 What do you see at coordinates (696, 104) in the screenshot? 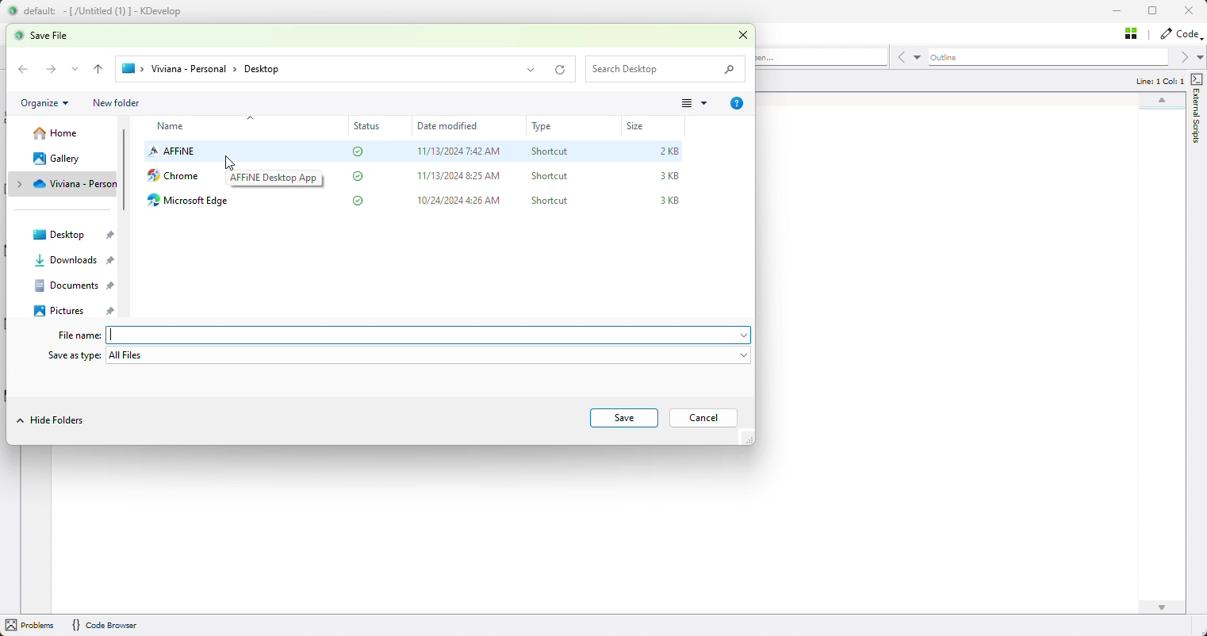
I see `more options` at bounding box center [696, 104].